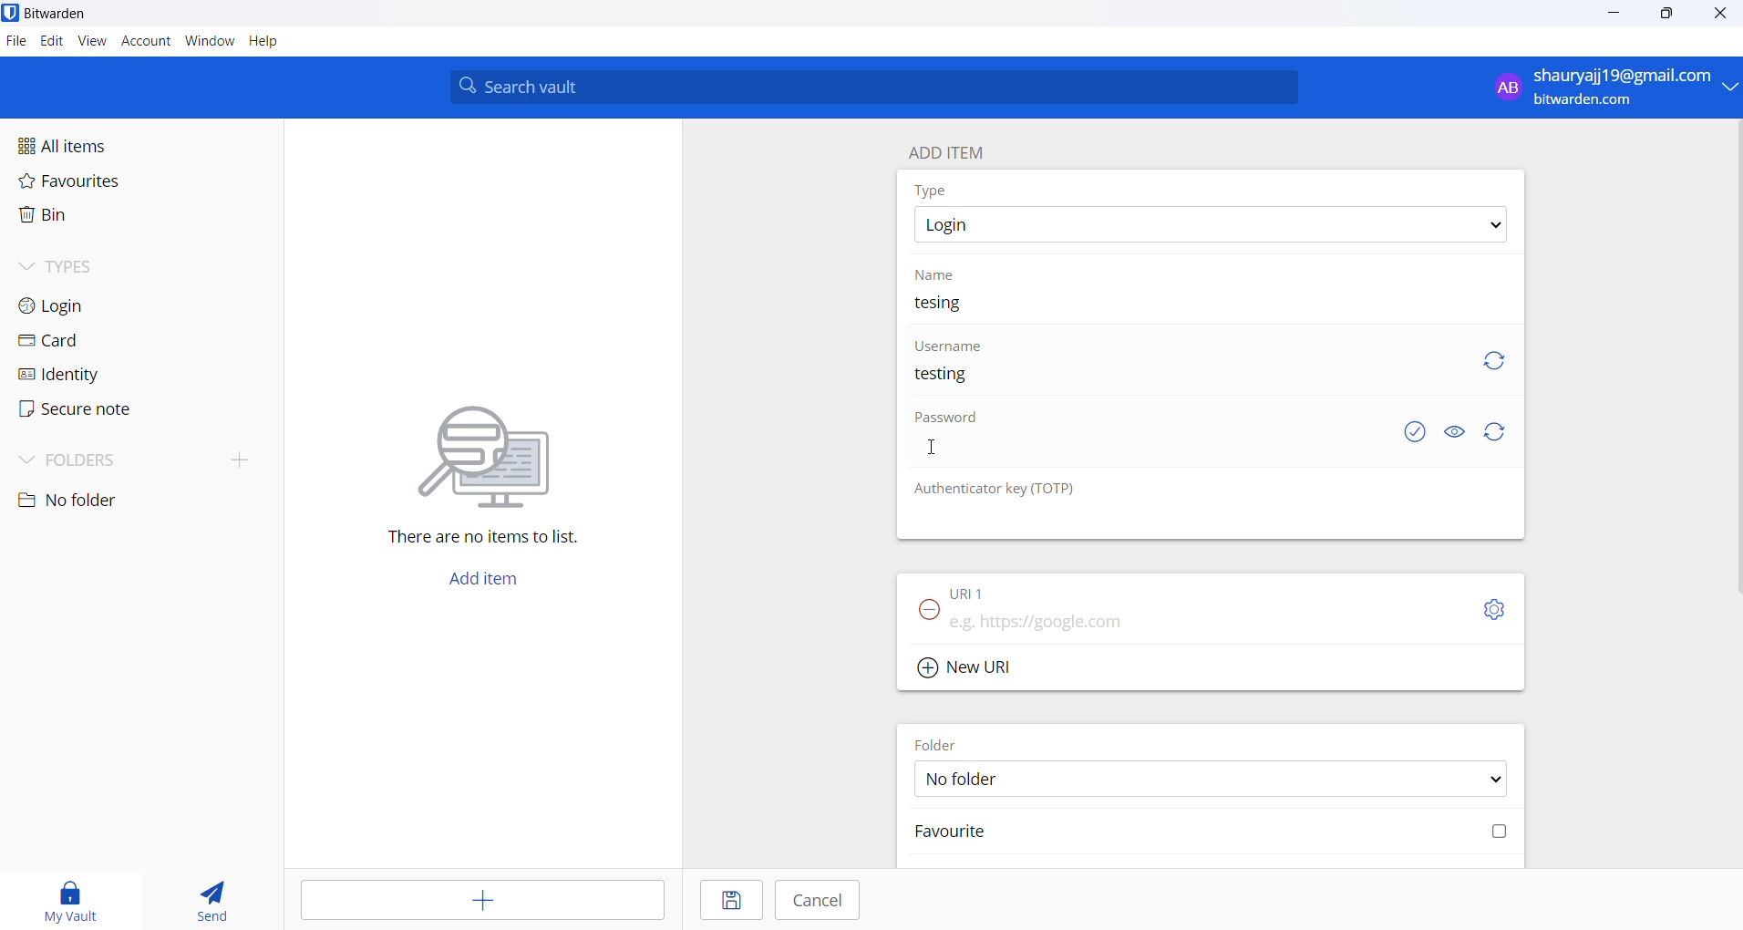 The width and height of the screenshot is (1743, 930). What do you see at coordinates (213, 903) in the screenshot?
I see `send` at bounding box center [213, 903].